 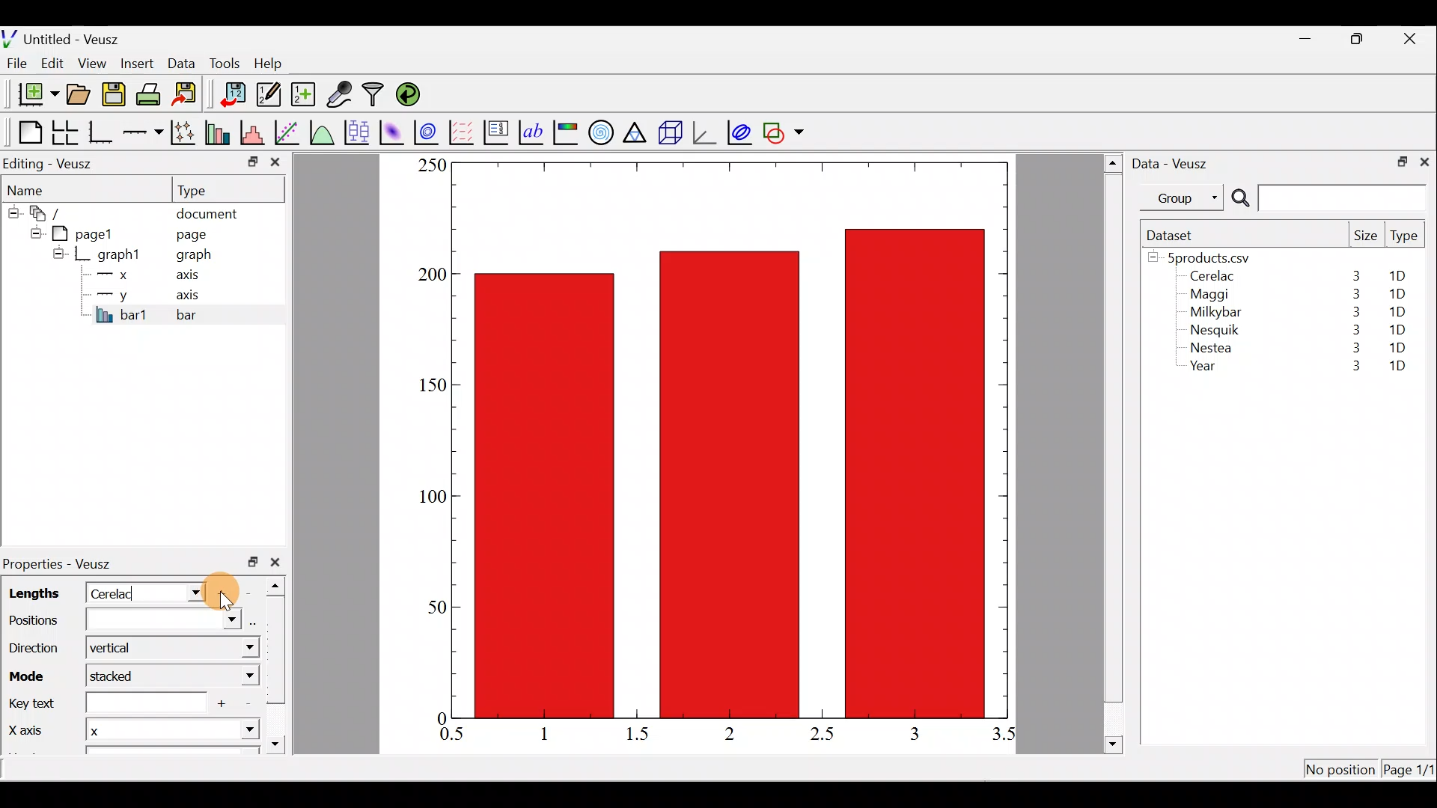 What do you see at coordinates (32, 94) in the screenshot?
I see `New document` at bounding box center [32, 94].